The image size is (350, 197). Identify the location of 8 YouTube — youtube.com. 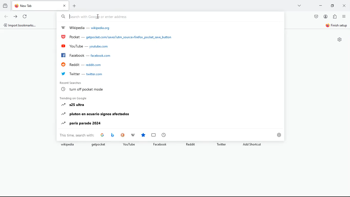
(85, 46).